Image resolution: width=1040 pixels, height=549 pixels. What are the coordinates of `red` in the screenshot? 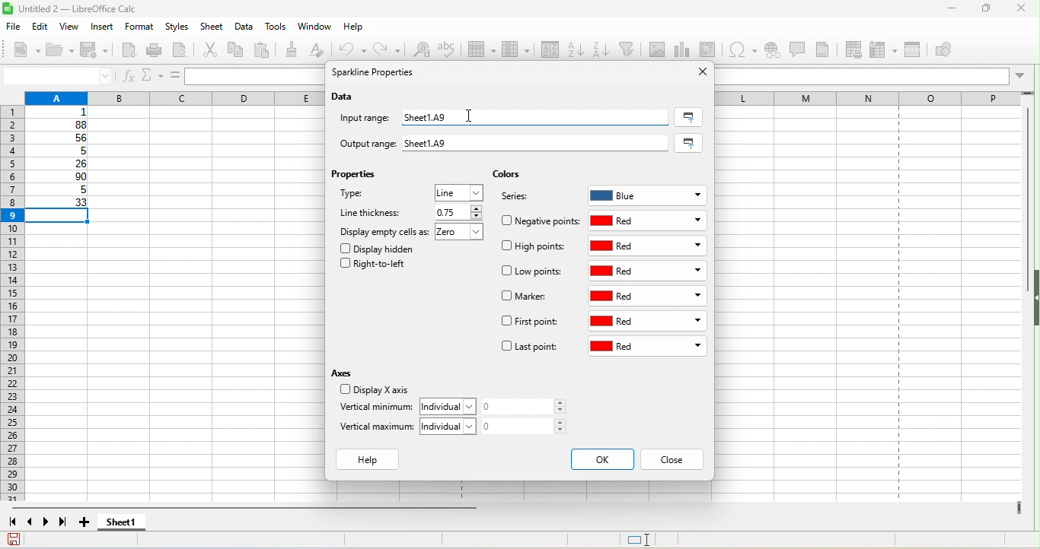 It's located at (649, 221).